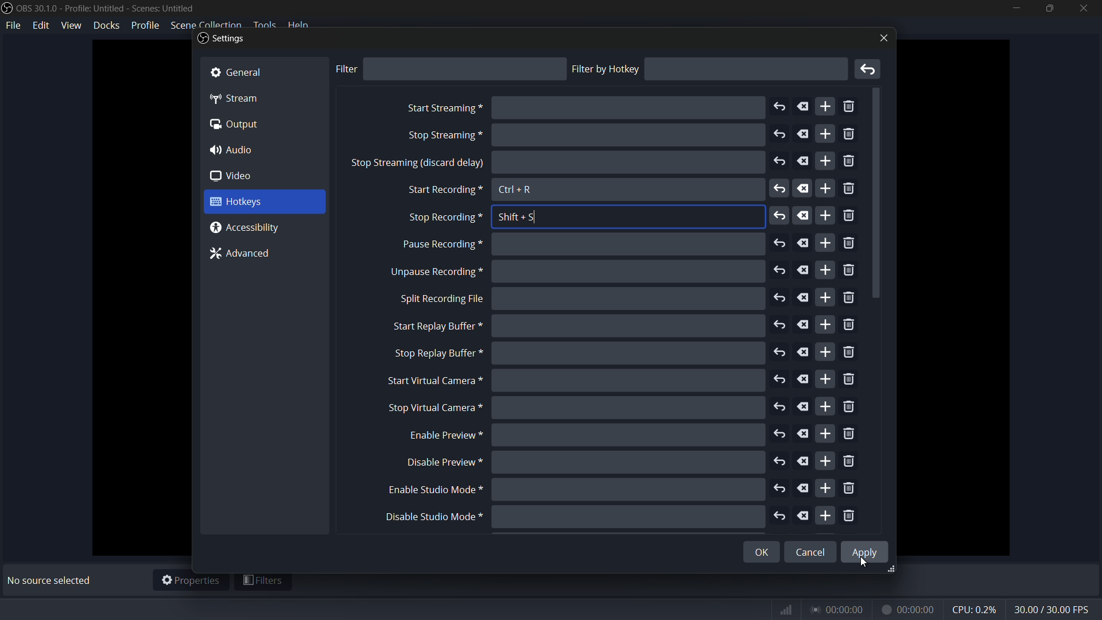 The height and width of the screenshot is (620, 1102). Describe the element at coordinates (221, 40) in the screenshot. I see `Settings` at that location.